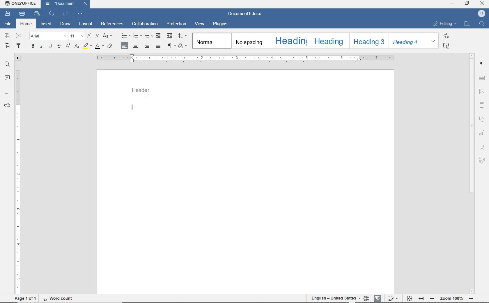  I want to click on bold, so click(33, 46).